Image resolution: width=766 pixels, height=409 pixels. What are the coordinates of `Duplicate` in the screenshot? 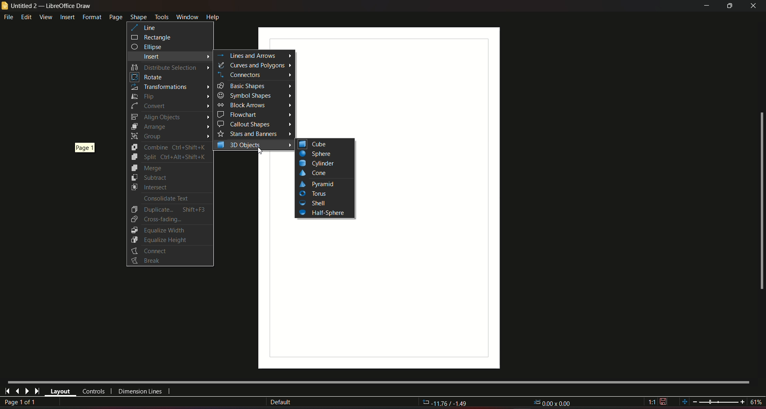 It's located at (168, 209).